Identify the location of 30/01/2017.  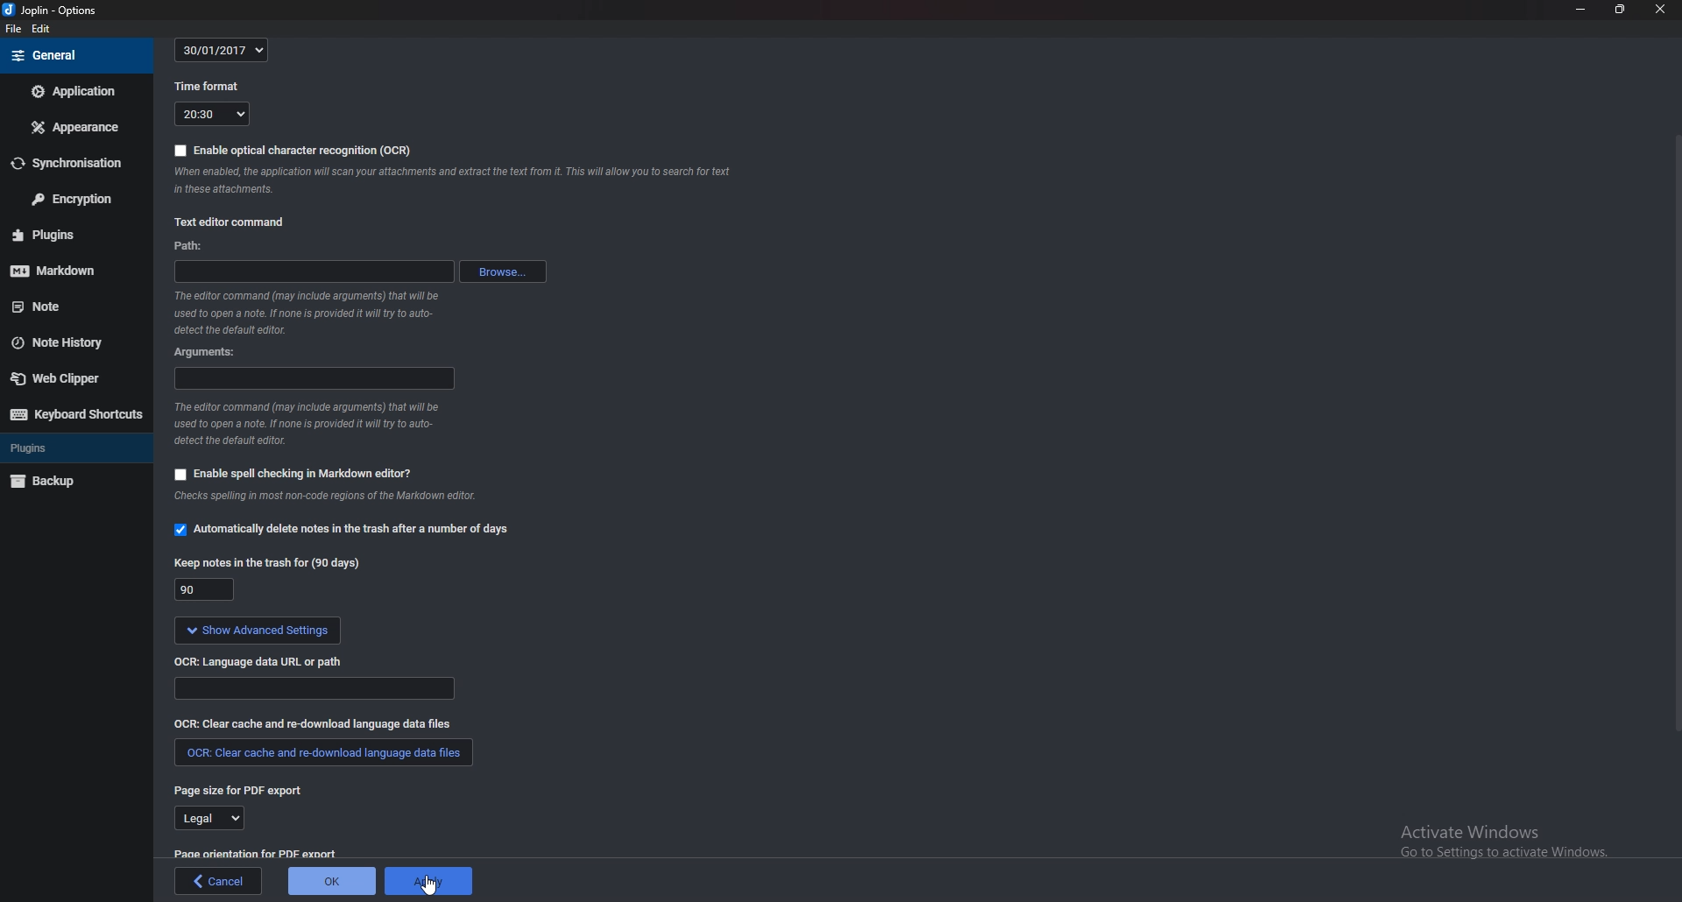
(224, 48).